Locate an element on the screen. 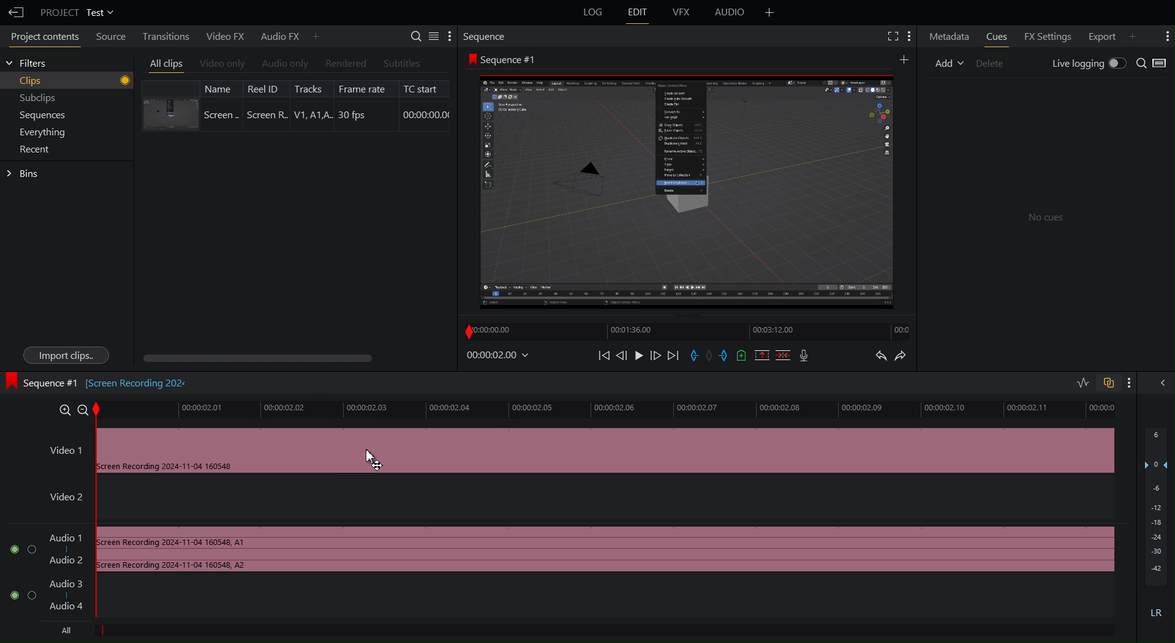 This screenshot has height=643, width=1175. Sequence#1 [Screen recording 202 is located at coordinates (102, 385).